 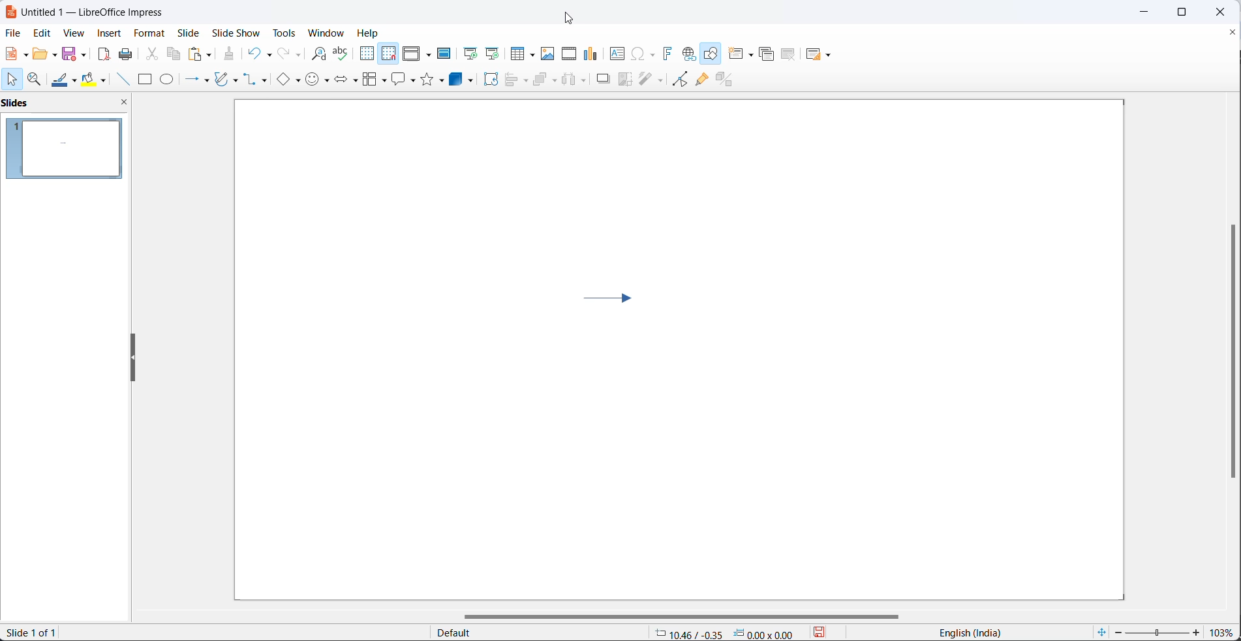 I want to click on toggle end point edit mode, so click(x=677, y=79).